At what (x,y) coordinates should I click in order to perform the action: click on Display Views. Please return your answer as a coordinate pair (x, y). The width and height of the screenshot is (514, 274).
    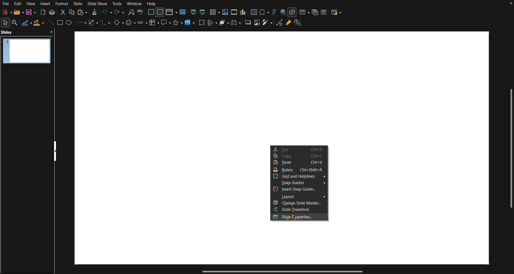
    Looking at the image, I should click on (172, 12).